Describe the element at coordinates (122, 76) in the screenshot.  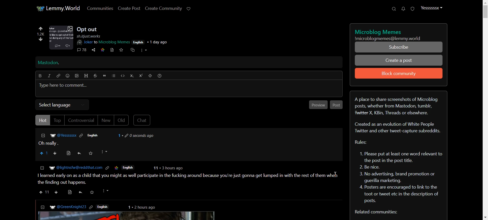
I see `Code` at that location.